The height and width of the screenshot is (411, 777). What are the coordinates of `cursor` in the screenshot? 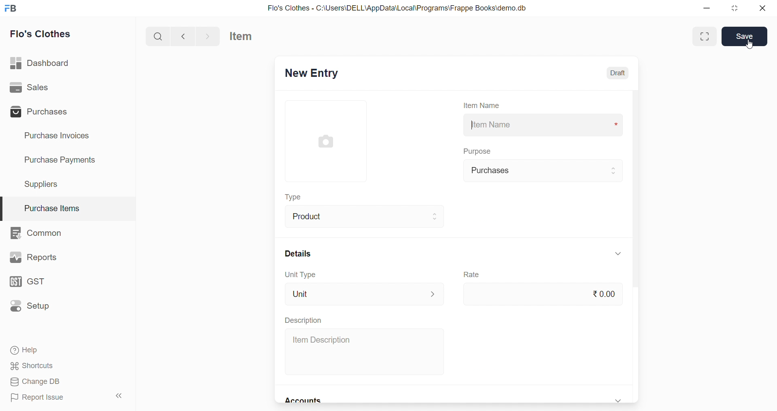 It's located at (753, 42).